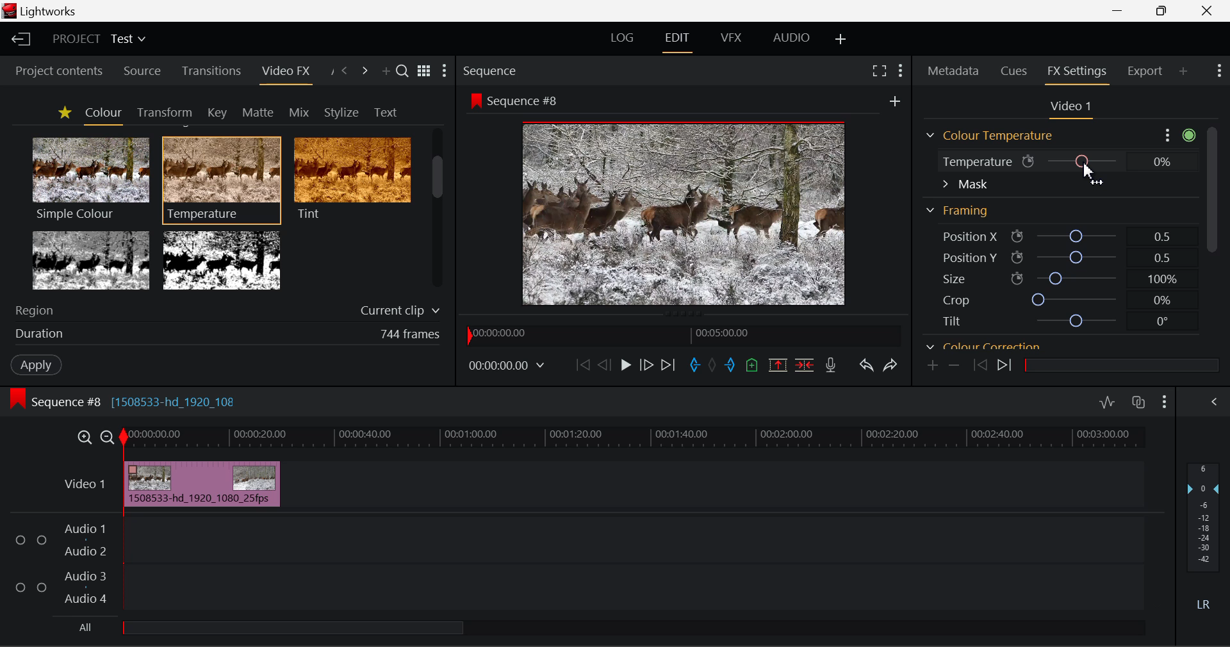  What do you see at coordinates (83, 596) in the screenshot?
I see `Audio 4` at bounding box center [83, 596].